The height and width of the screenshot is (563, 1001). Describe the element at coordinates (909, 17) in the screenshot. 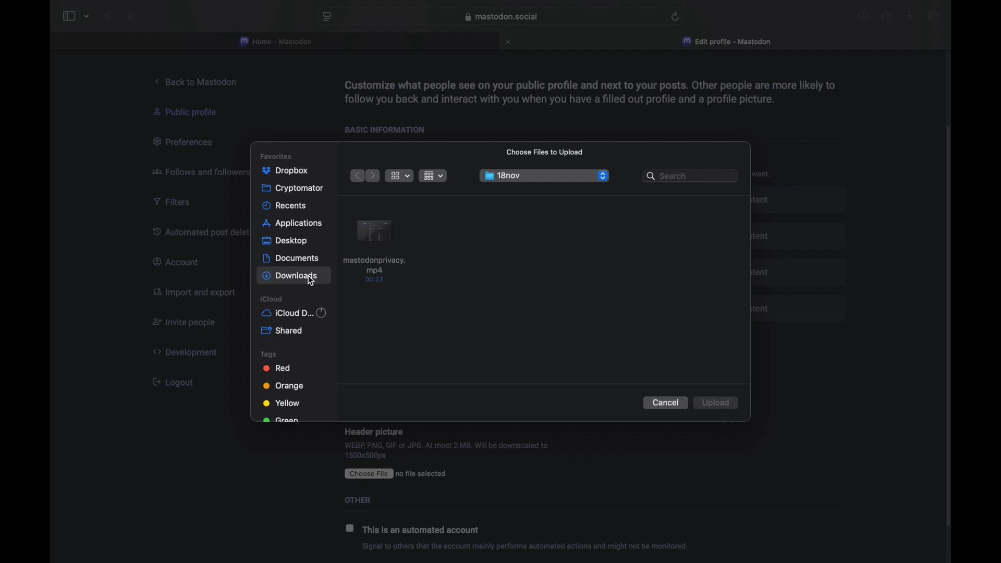

I see `new tab` at that location.